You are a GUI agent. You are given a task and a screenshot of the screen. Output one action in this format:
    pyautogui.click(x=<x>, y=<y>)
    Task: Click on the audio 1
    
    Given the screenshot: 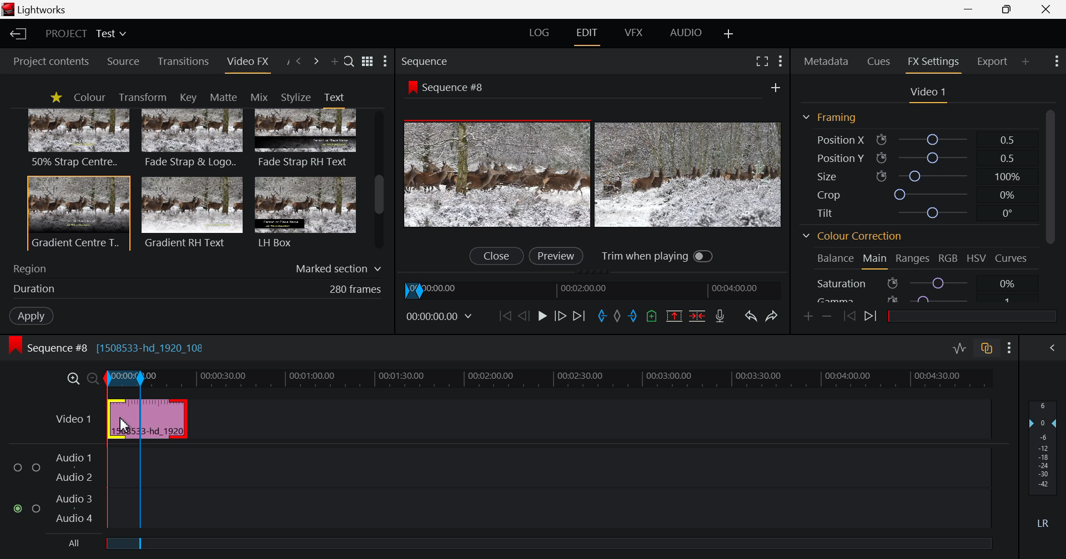 What is the action you would take?
    pyautogui.click(x=73, y=456)
    